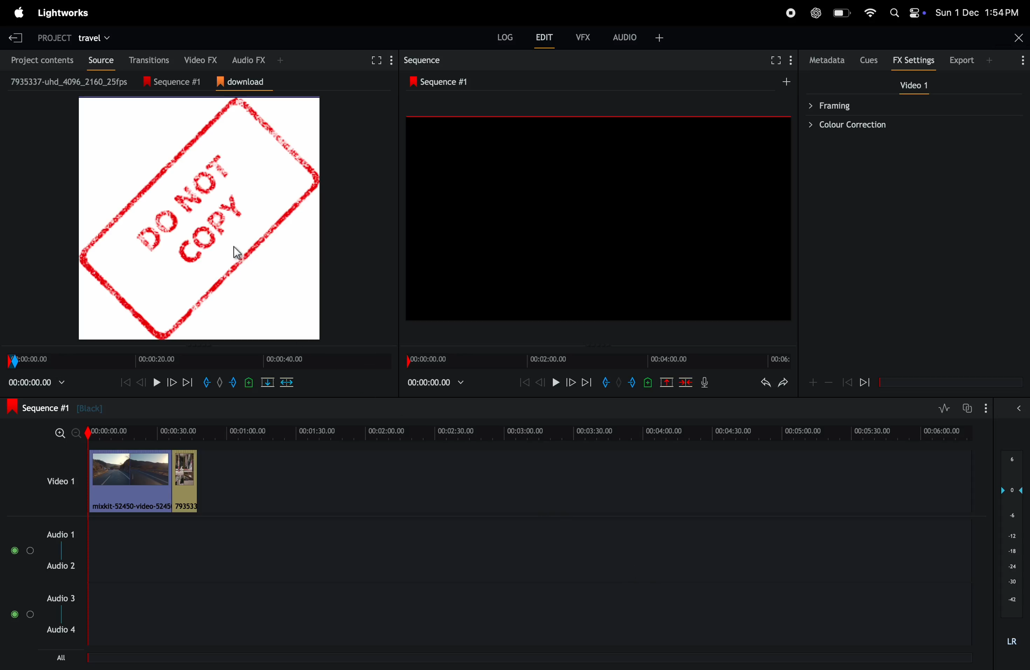  What do you see at coordinates (989, 60) in the screenshot?
I see `Add` at bounding box center [989, 60].